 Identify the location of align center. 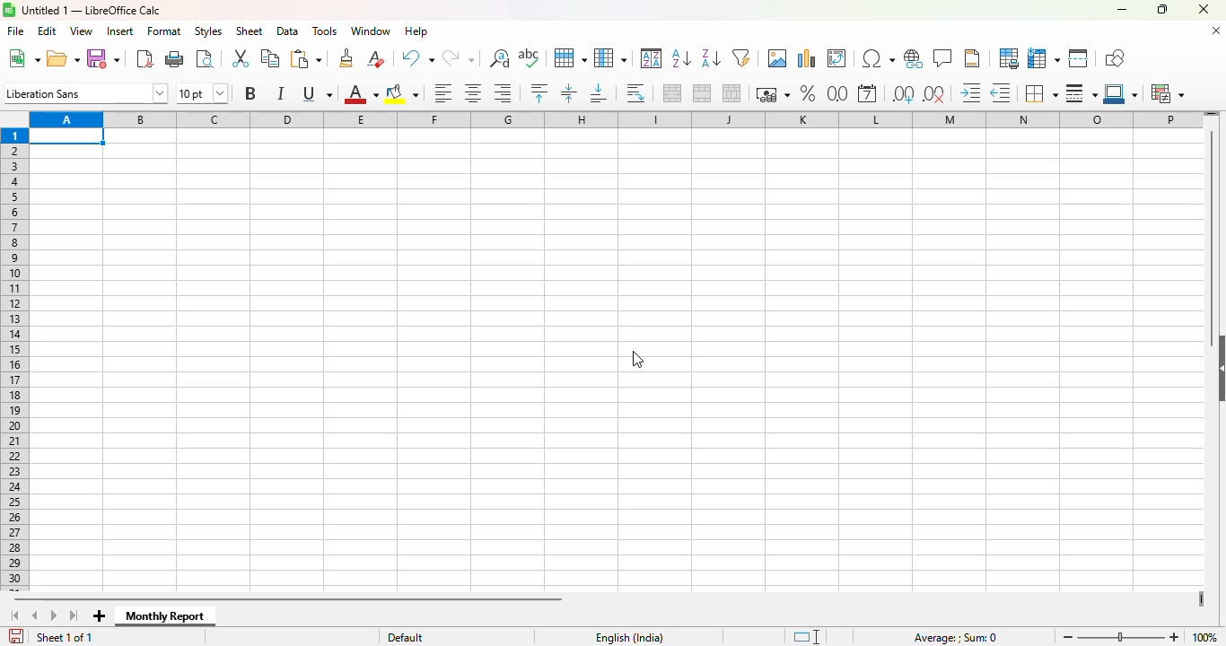
(474, 93).